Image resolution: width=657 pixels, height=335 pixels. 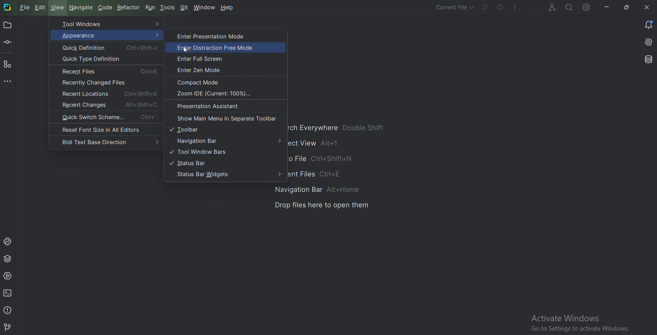 What do you see at coordinates (58, 7) in the screenshot?
I see `View` at bounding box center [58, 7].